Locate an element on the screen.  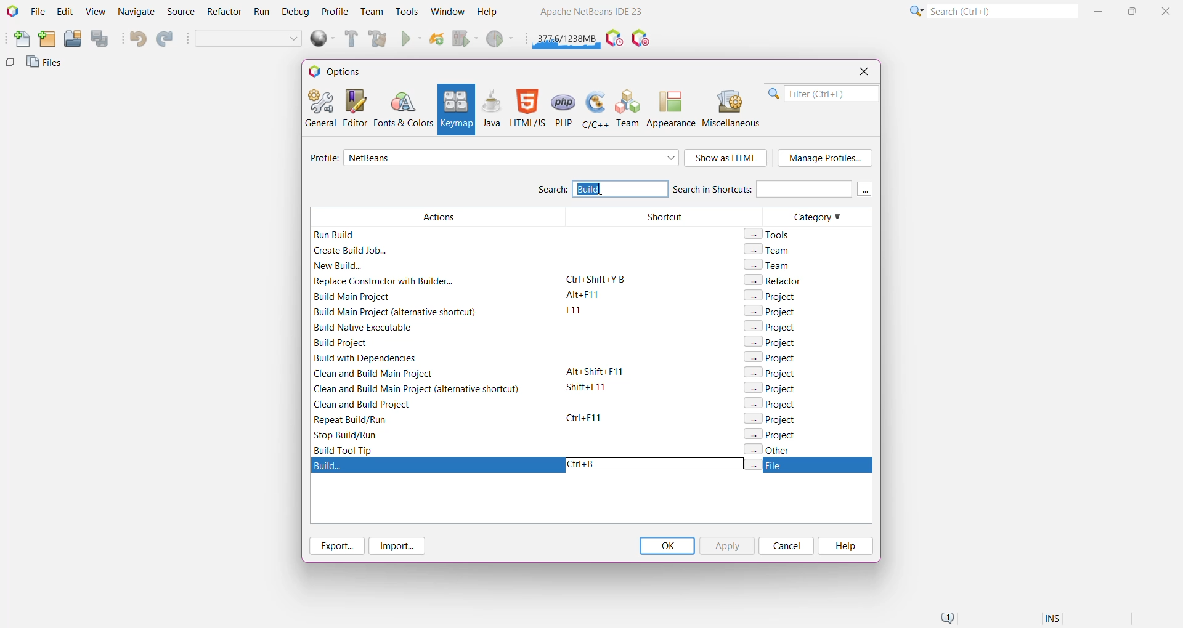
Navigate is located at coordinates (137, 12).